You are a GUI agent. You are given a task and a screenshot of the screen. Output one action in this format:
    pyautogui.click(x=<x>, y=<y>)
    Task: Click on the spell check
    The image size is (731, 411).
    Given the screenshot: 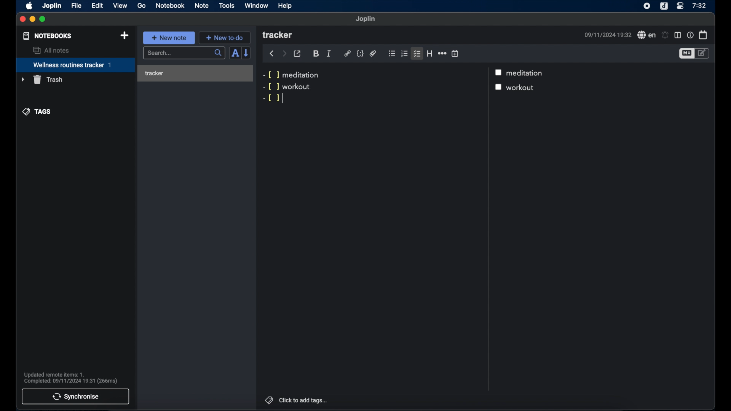 What is the action you would take?
    pyautogui.click(x=645, y=35)
    